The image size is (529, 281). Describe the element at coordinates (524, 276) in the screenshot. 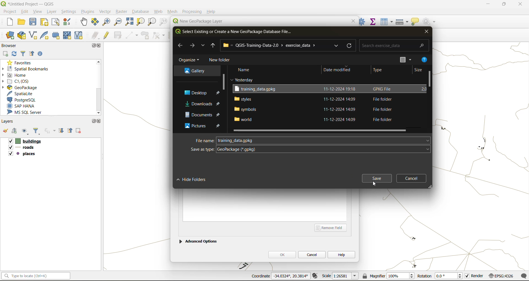

I see `log messages` at that location.